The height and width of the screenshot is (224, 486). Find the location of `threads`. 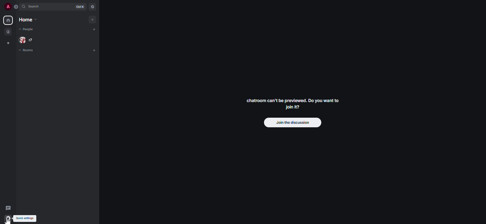

threads is located at coordinates (8, 208).